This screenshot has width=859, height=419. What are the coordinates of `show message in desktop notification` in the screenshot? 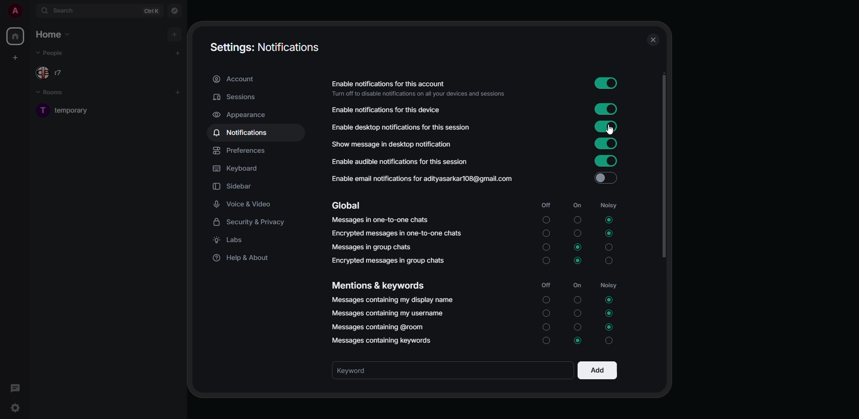 It's located at (391, 144).